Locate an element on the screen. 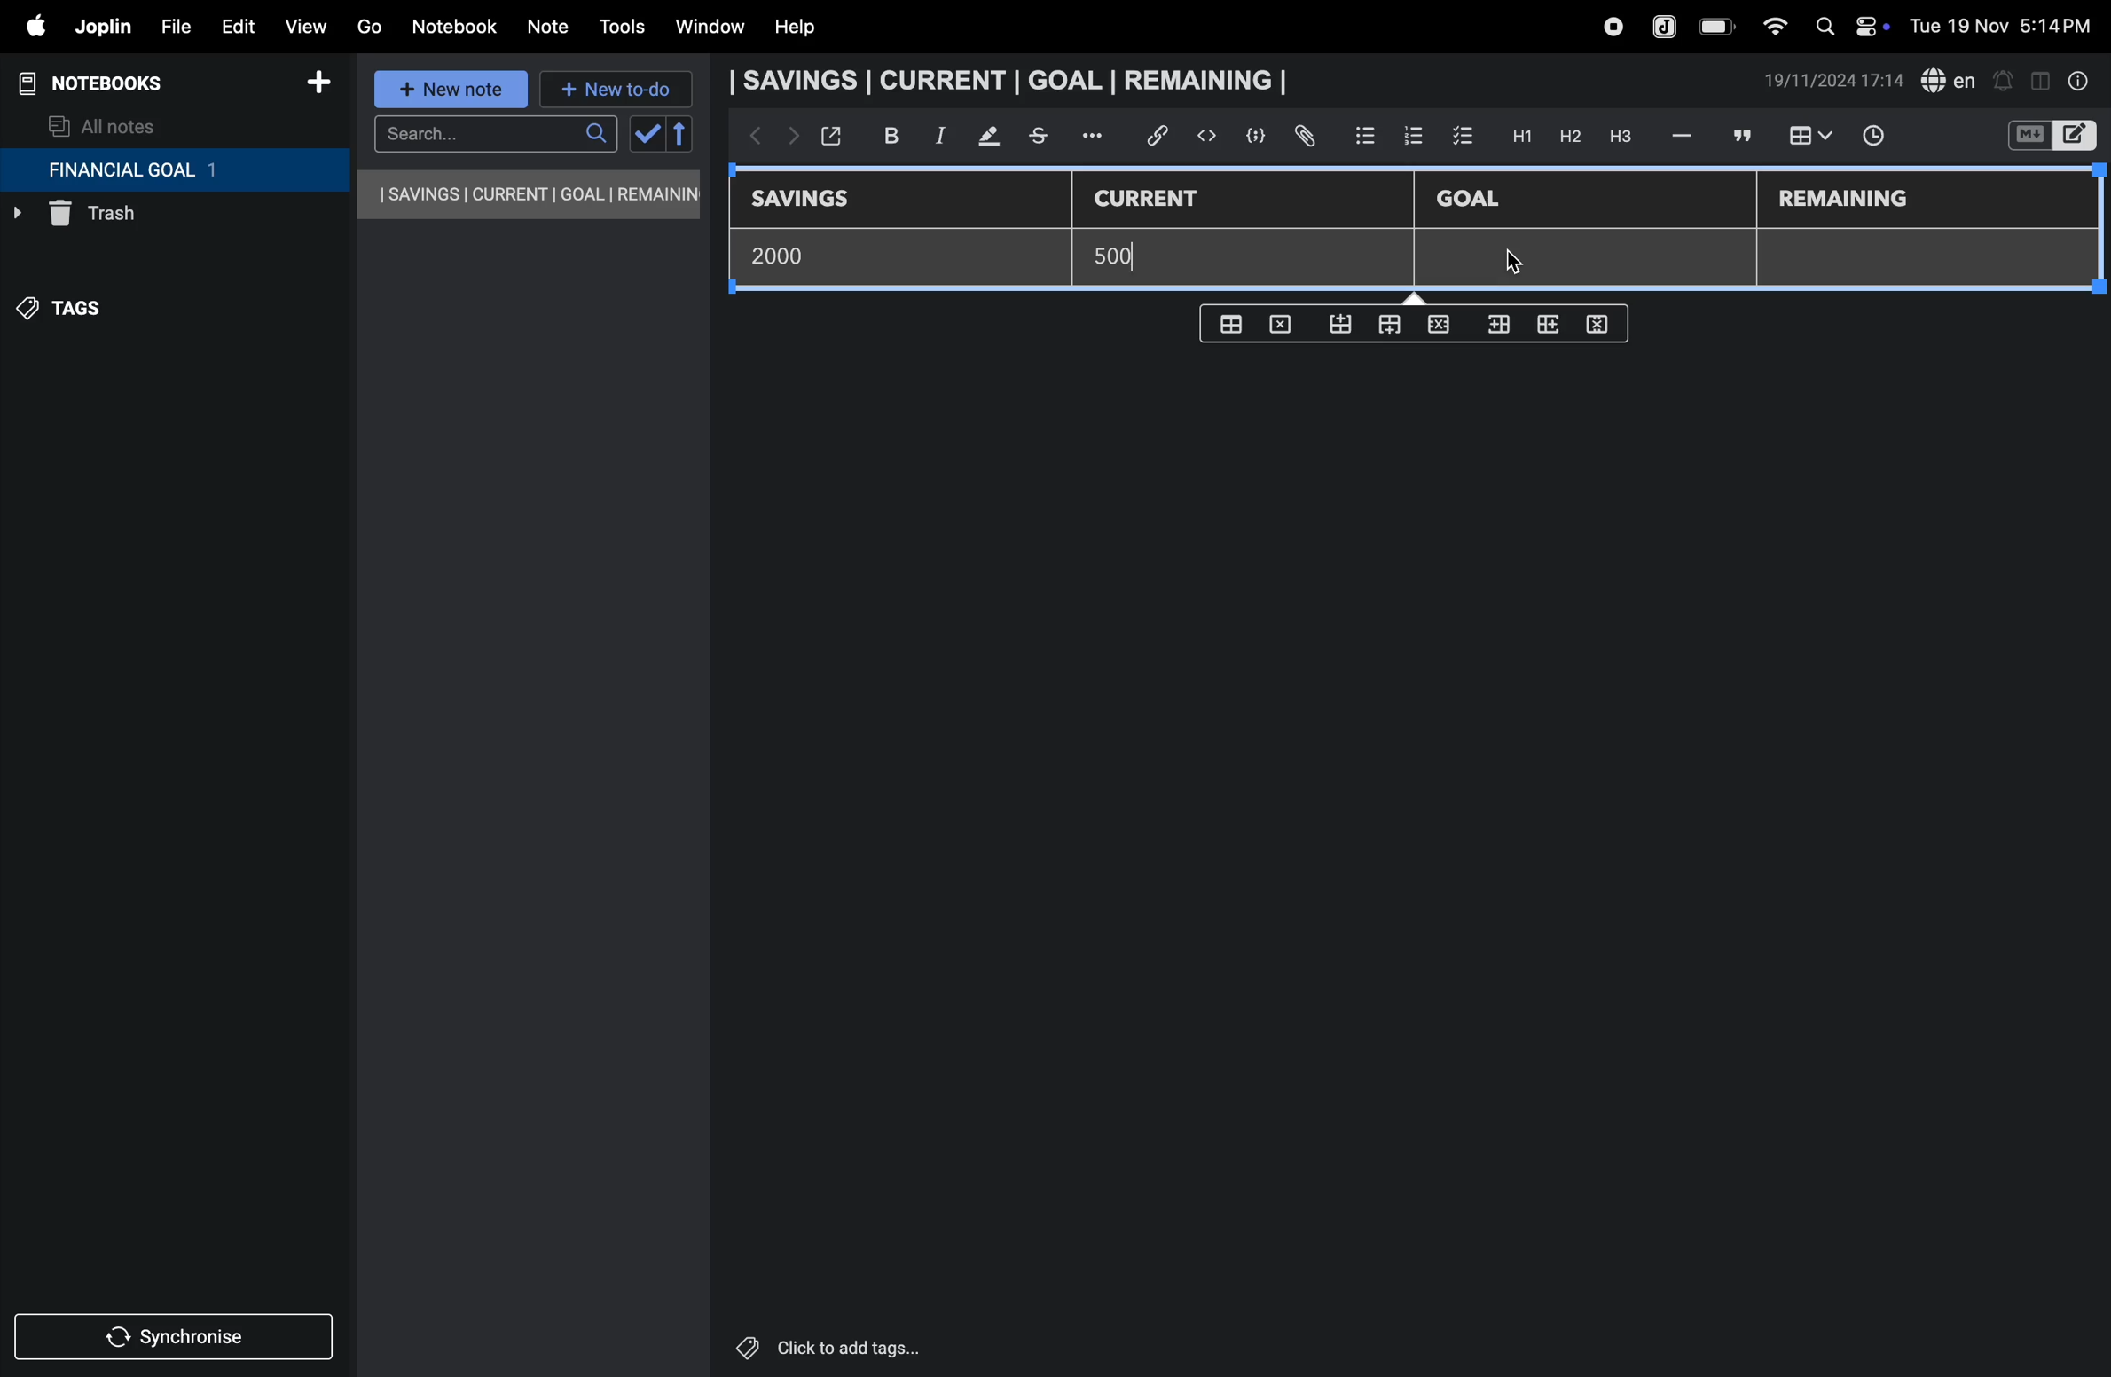  battery is located at coordinates (1718, 27).